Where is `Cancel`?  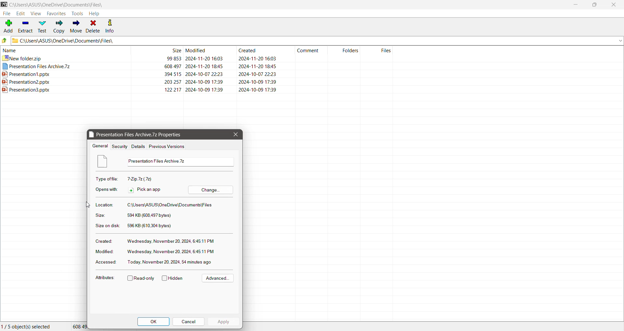 Cancel is located at coordinates (188, 321).